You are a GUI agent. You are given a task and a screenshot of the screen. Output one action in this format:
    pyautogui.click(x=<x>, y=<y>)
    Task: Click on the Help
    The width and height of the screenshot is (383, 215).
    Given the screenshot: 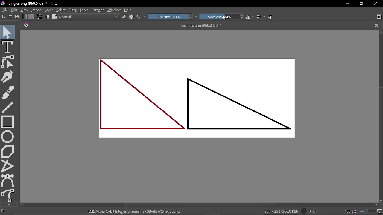 What is the action you would take?
    pyautogui.click(x=128, y=10)
    